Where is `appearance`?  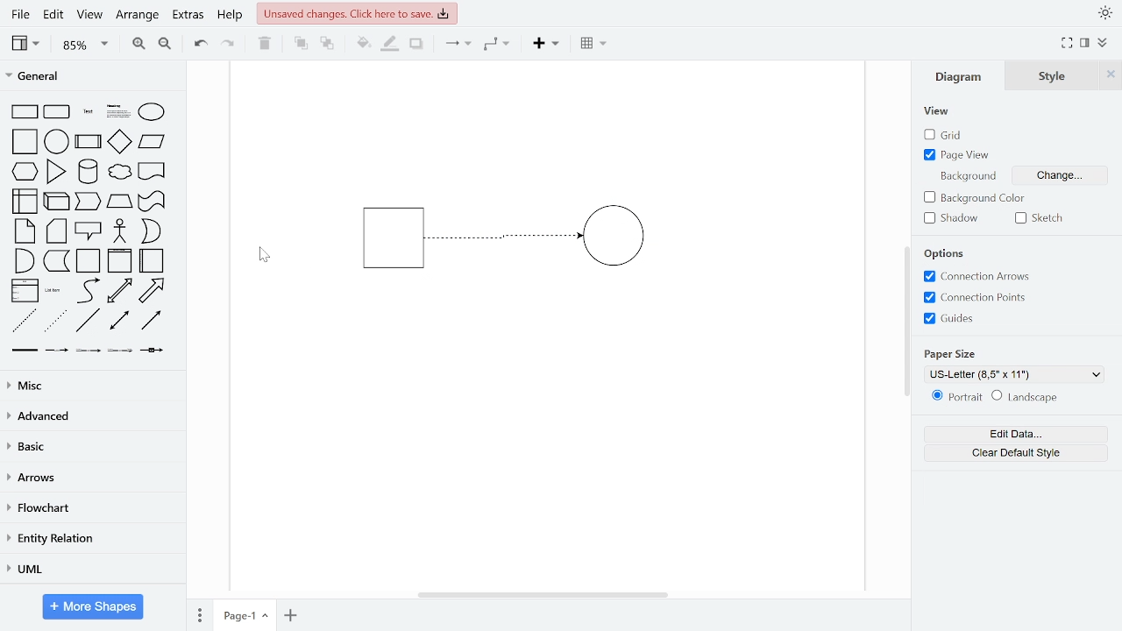
appearance is located at coordinates (1104, 13).